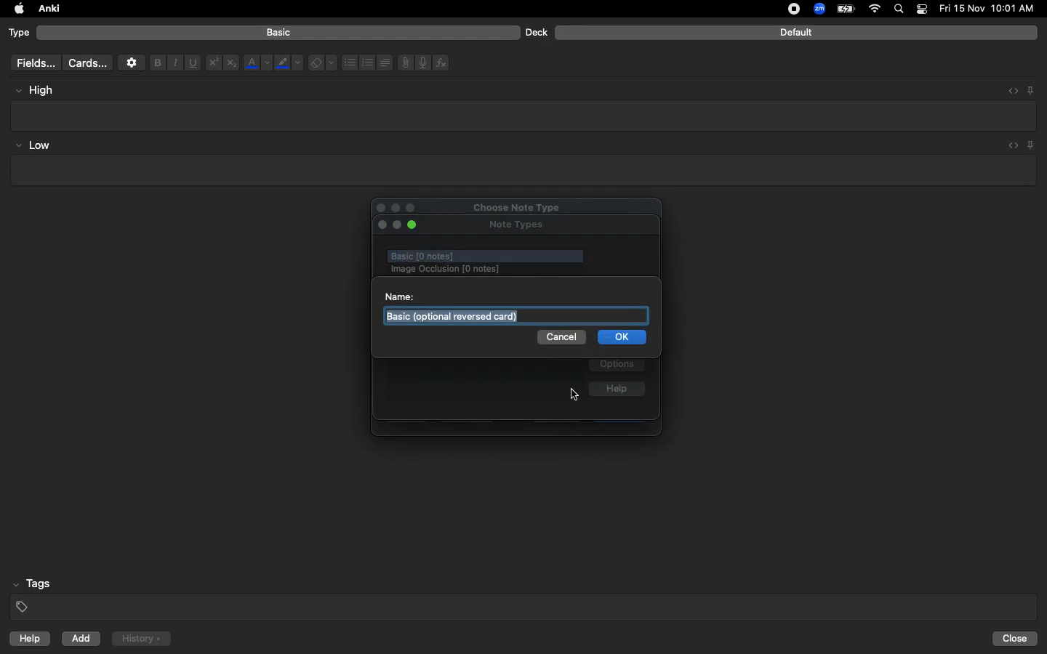 The height and width of the screenshot is (654, 1047). What do you see at coordinates (87, 63) in the screenshot?
I see `Cards` at bounding box center [87, 63].